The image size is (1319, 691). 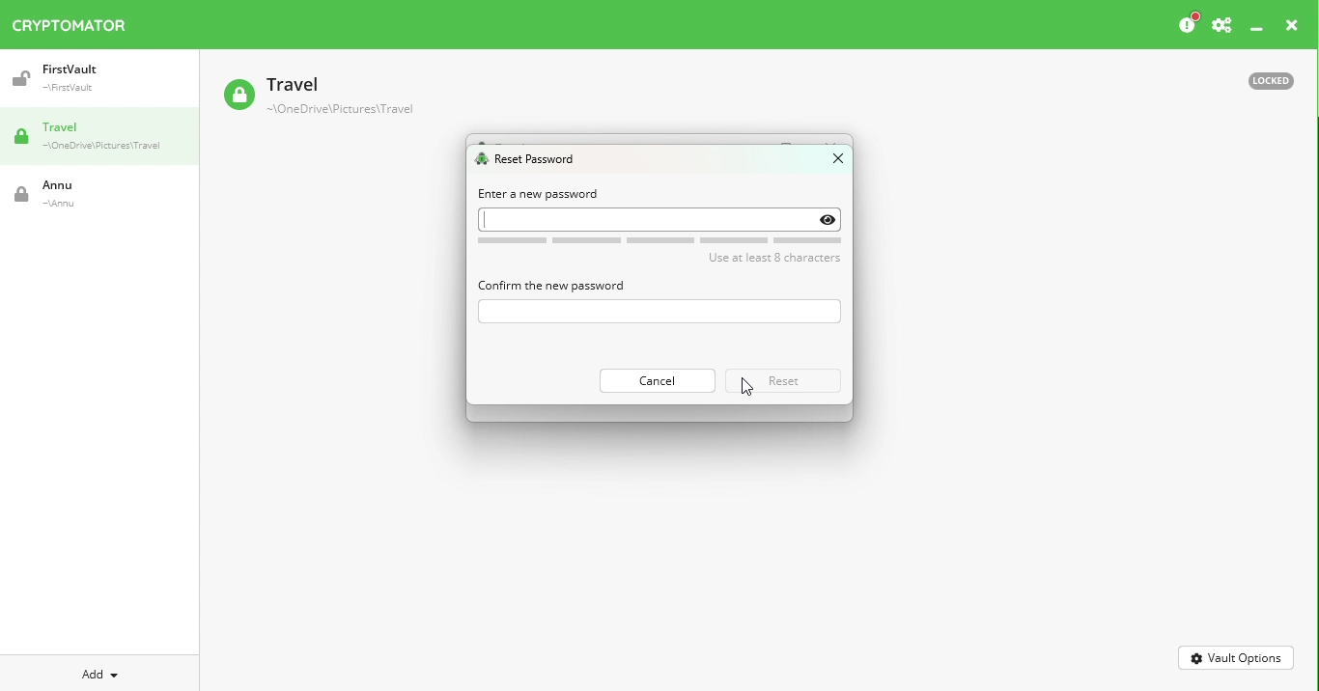 What do you see at coordinates (530, 160) in the screenshot?
I see `Reset password` at bounding box center [530, 160].